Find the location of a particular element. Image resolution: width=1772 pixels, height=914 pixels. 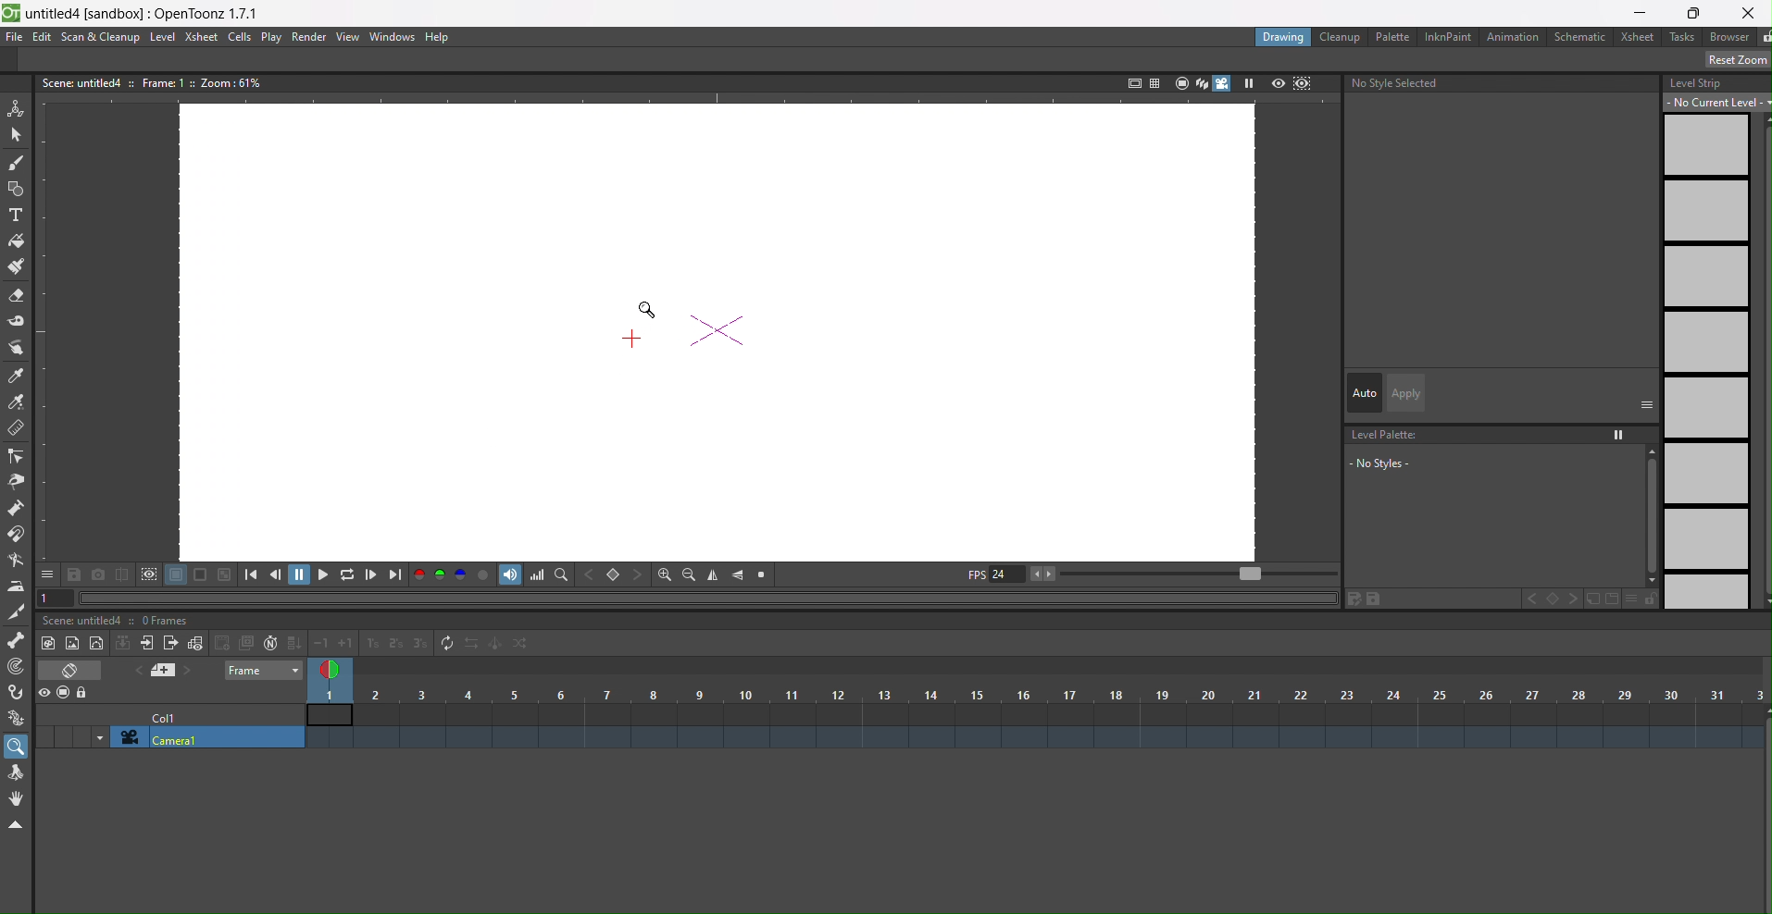

geometric tool is located at coordinates (17, 189).